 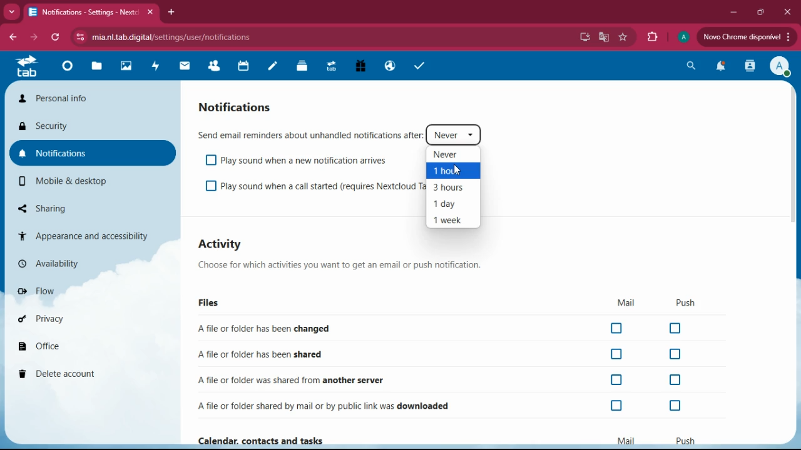 I want to click on activity, so click(x=225, y=246).